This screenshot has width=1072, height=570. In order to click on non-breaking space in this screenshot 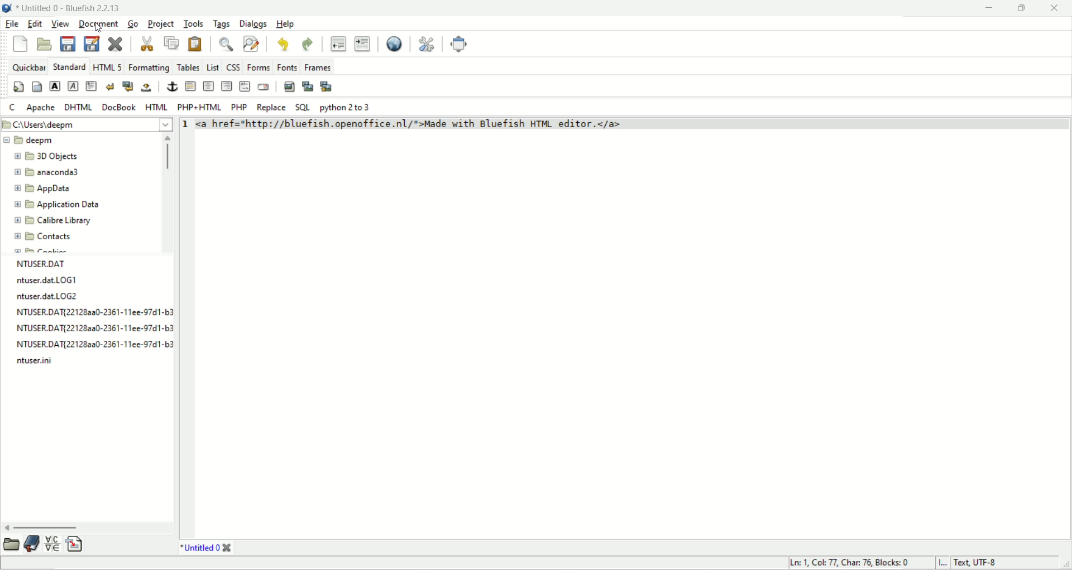, I will do `click(147, 89)`.